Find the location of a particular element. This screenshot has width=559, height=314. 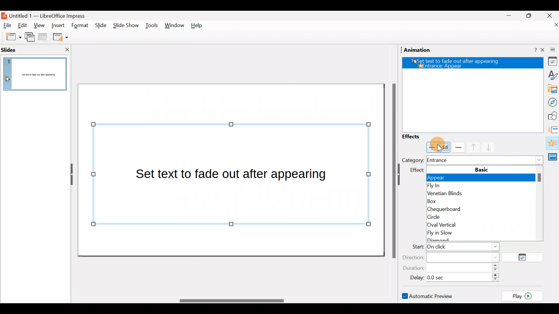

Navigator is located at coordinates (551, 102).